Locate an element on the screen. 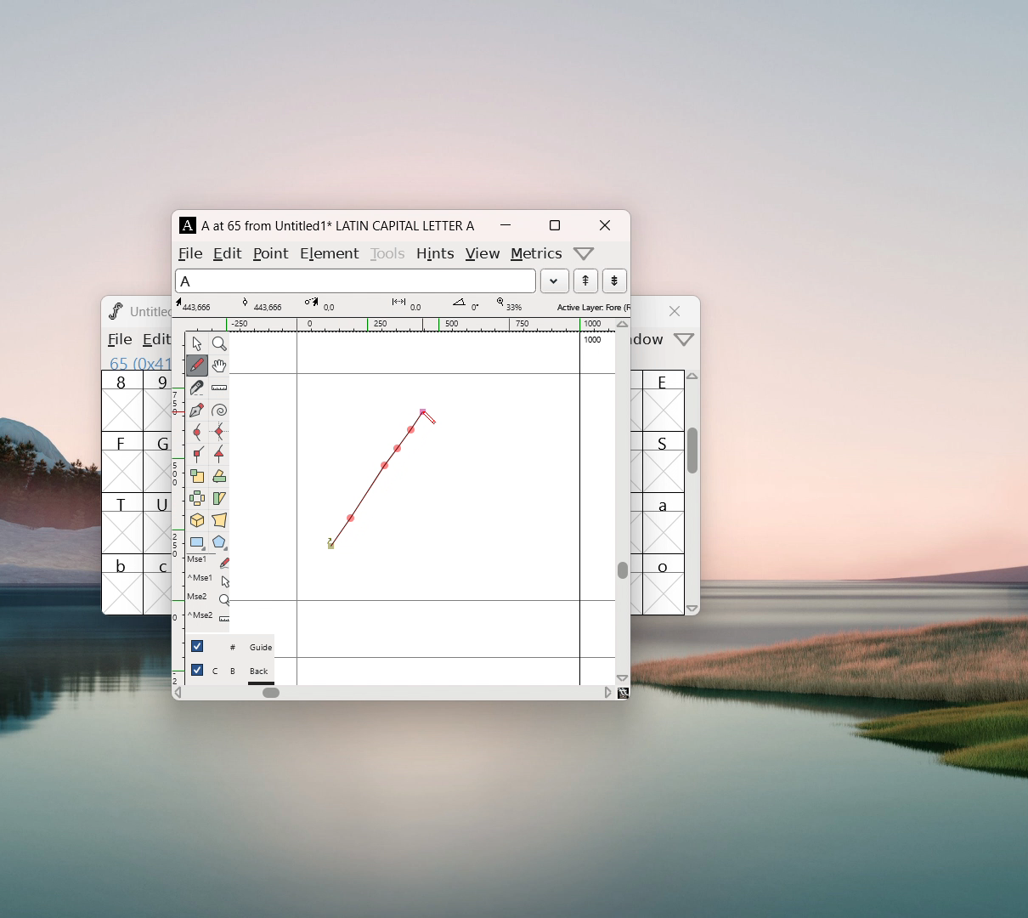 This screenshot has width=1028, height=918. U is located at coordinates (157, 523).